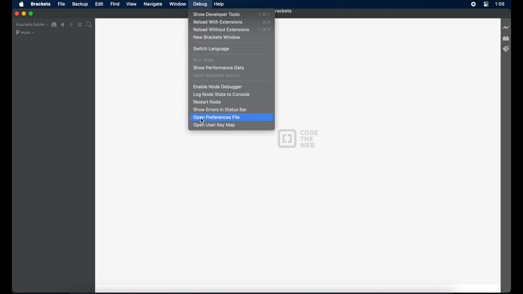 This screenshot has width=523, height=294. Describe the element at coordinates (221, 95) in the screenshot. I see `log node state to console` at that location.